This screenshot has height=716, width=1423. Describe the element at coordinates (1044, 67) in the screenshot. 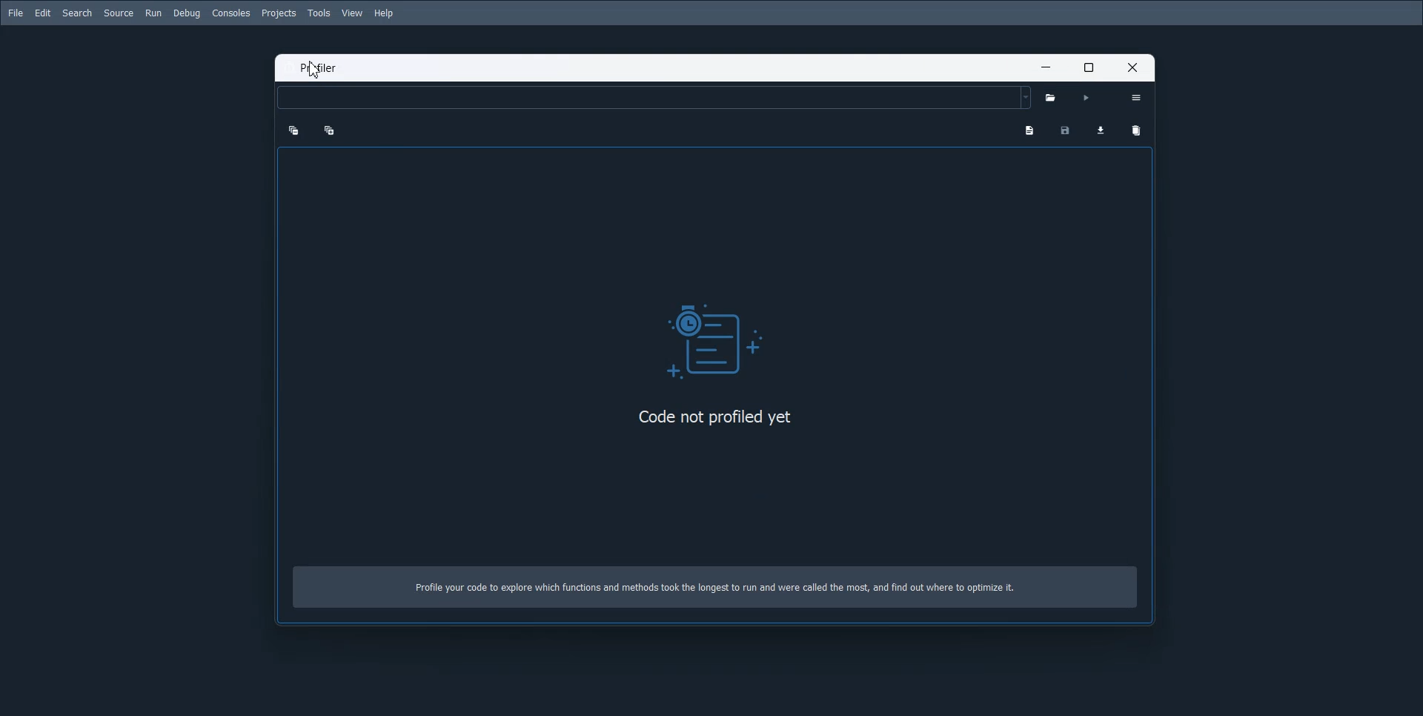

I see ` Minimize` at that location.